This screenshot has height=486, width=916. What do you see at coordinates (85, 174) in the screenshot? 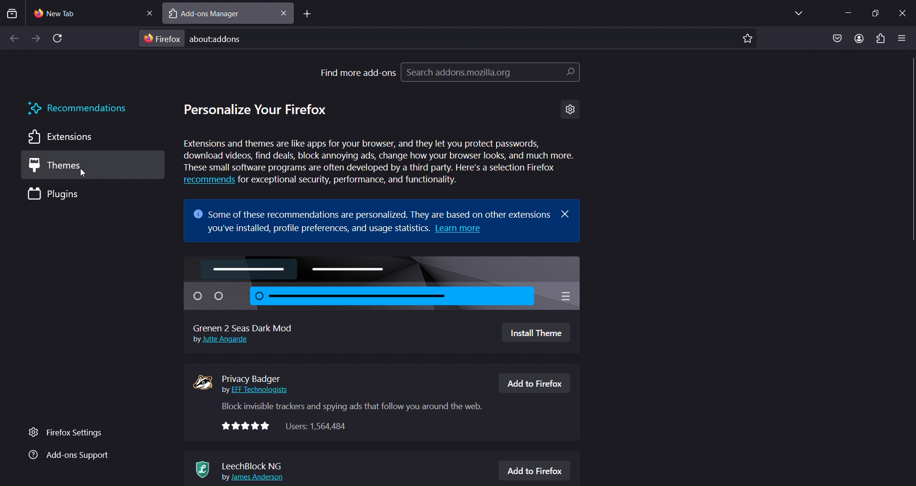
I see `cursor` at bounding box center [85, 174].